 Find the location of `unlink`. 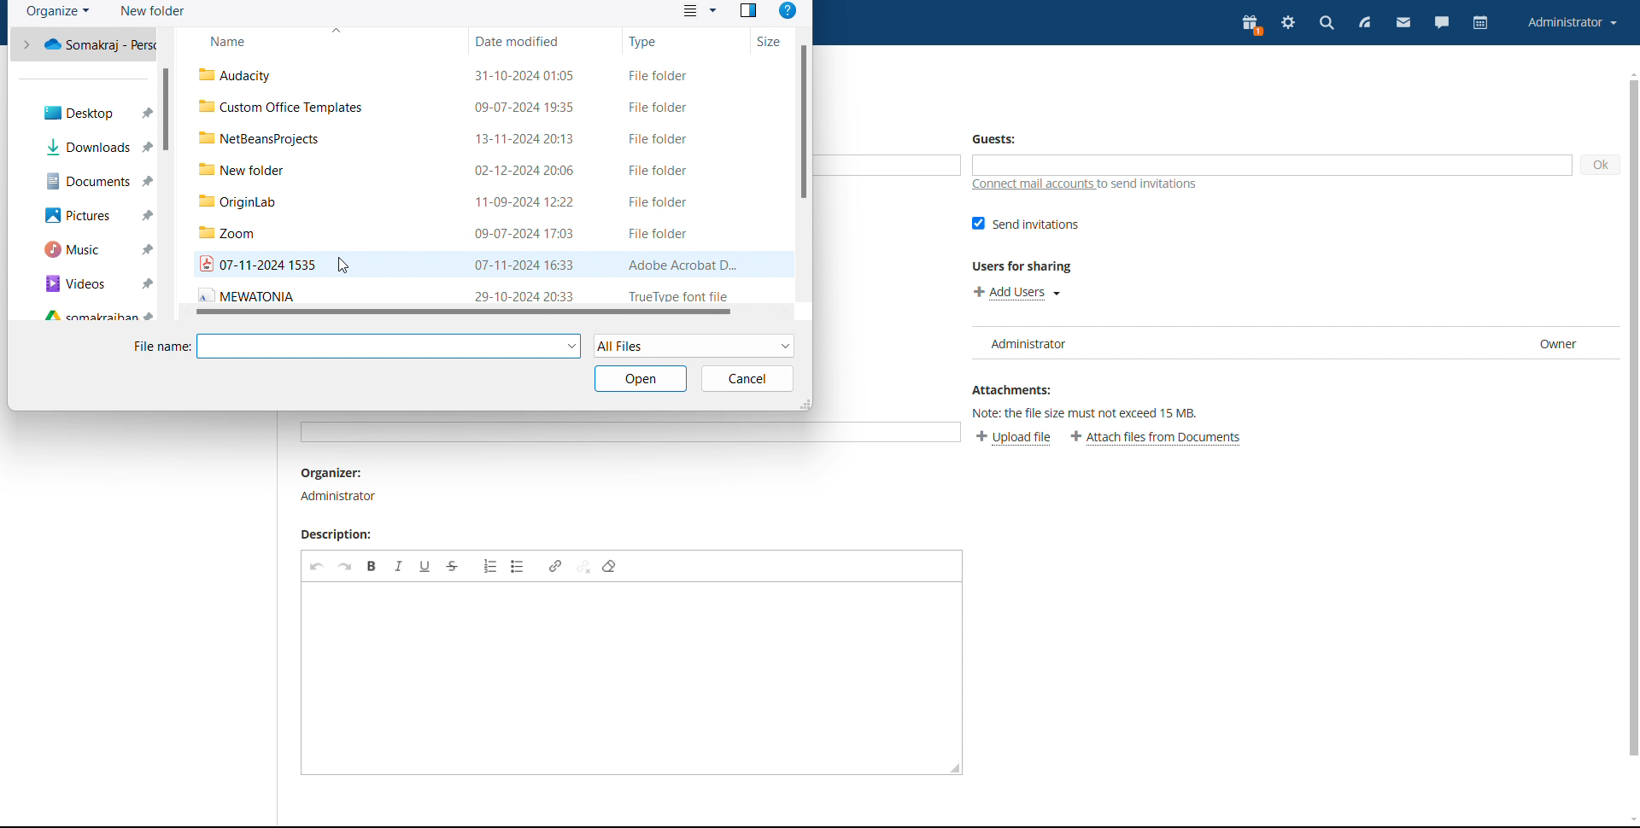

unlink is located at coordinates (583, 565).